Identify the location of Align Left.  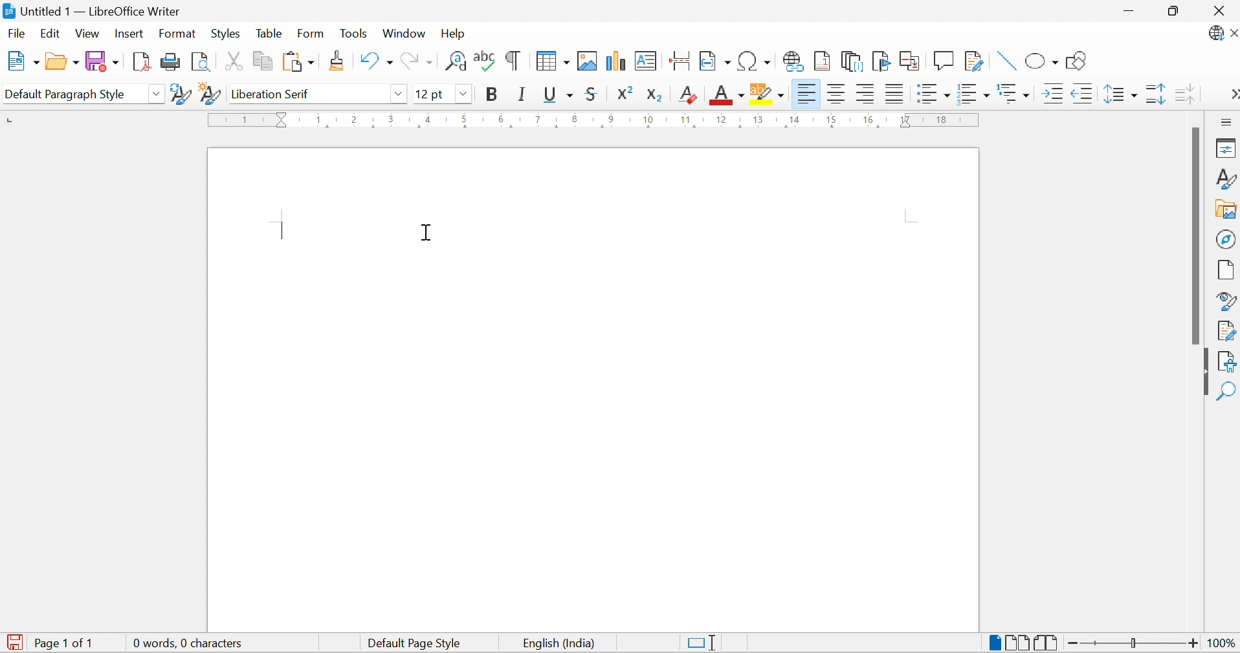
(806, 94).